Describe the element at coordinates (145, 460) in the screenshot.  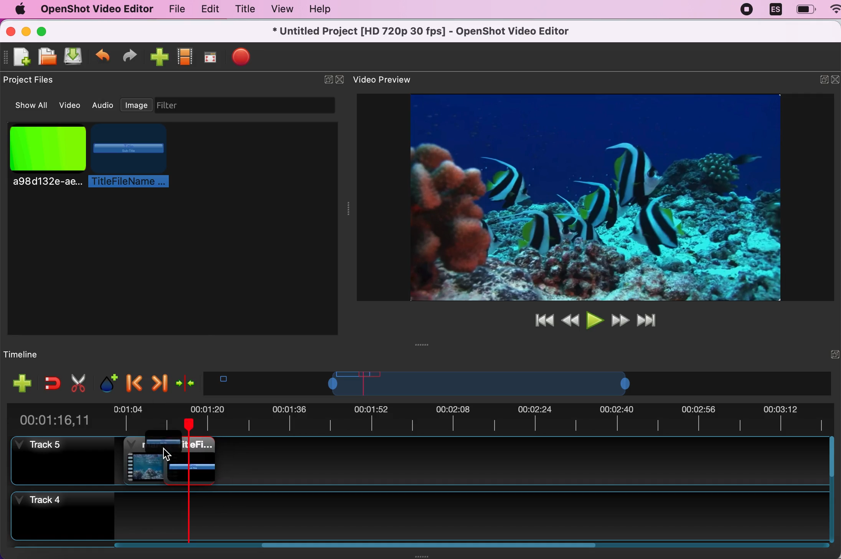
I see `clip 1` at that location.